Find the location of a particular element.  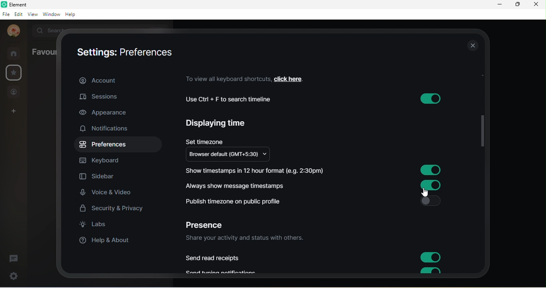

preference is located at coordinates (104, 145).